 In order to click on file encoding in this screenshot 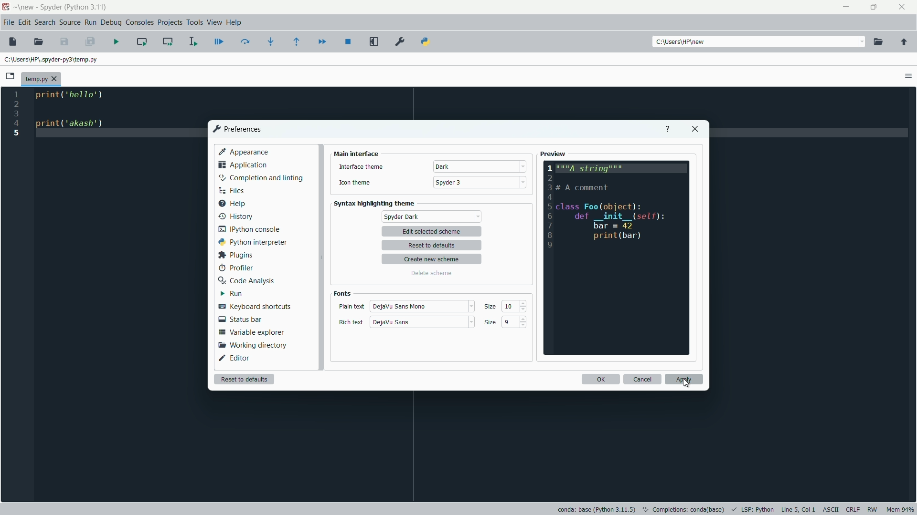, I will do `click(830, 510)`.